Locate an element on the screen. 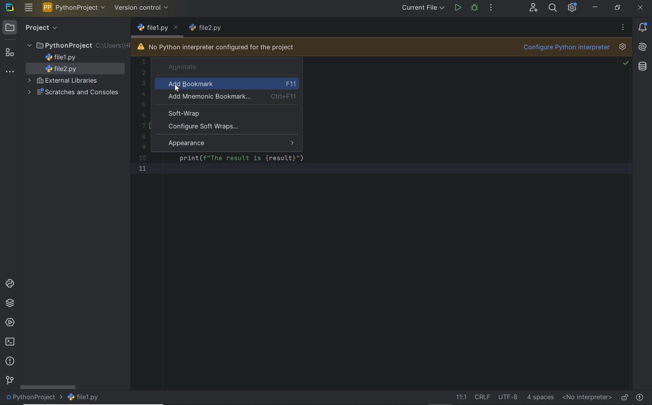  system name is located at coordinates (10, 7).